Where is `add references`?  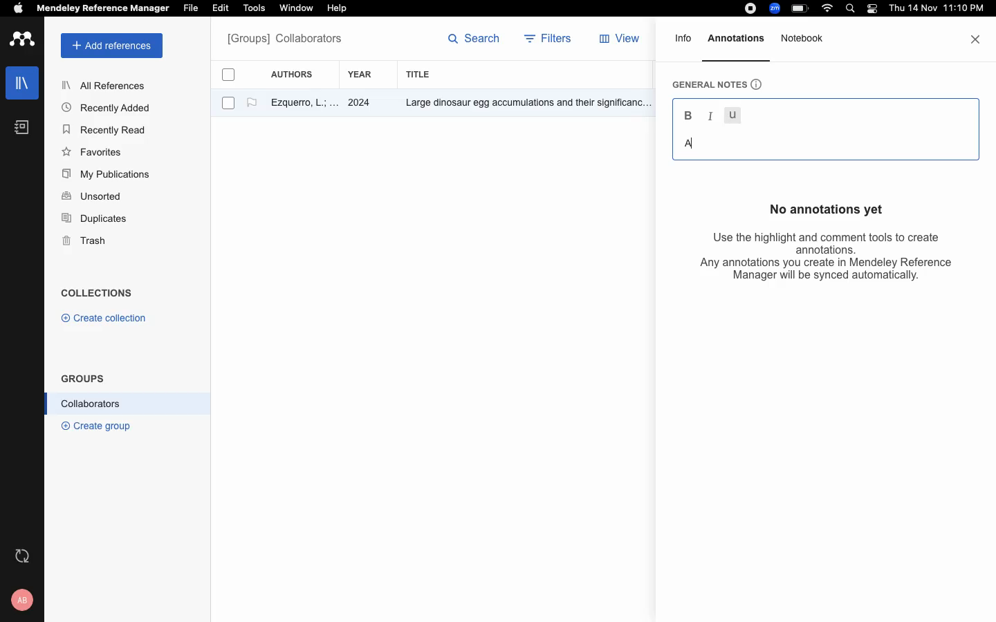 add references is located at coordinates (112, 46).